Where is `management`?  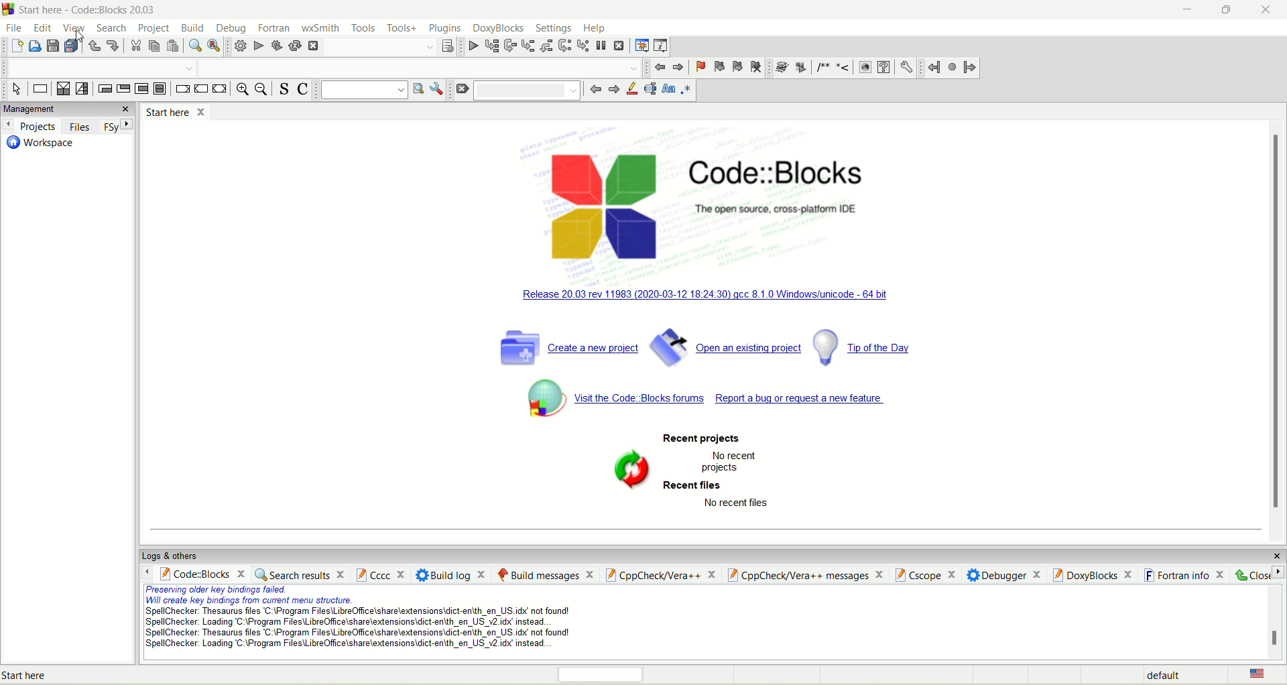
management is located at coordinates (54, 109).